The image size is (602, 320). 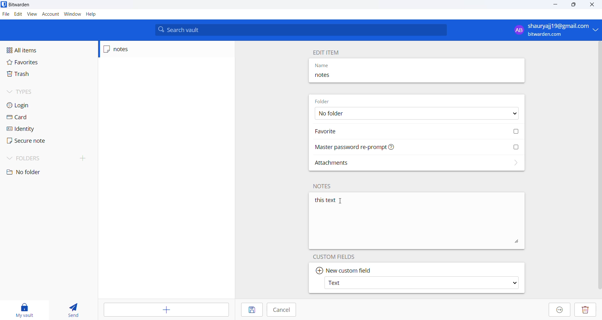 What do you see at coordinates (586, 310) in the screenshot?
I see `delete` at bounding box center [586, 310].